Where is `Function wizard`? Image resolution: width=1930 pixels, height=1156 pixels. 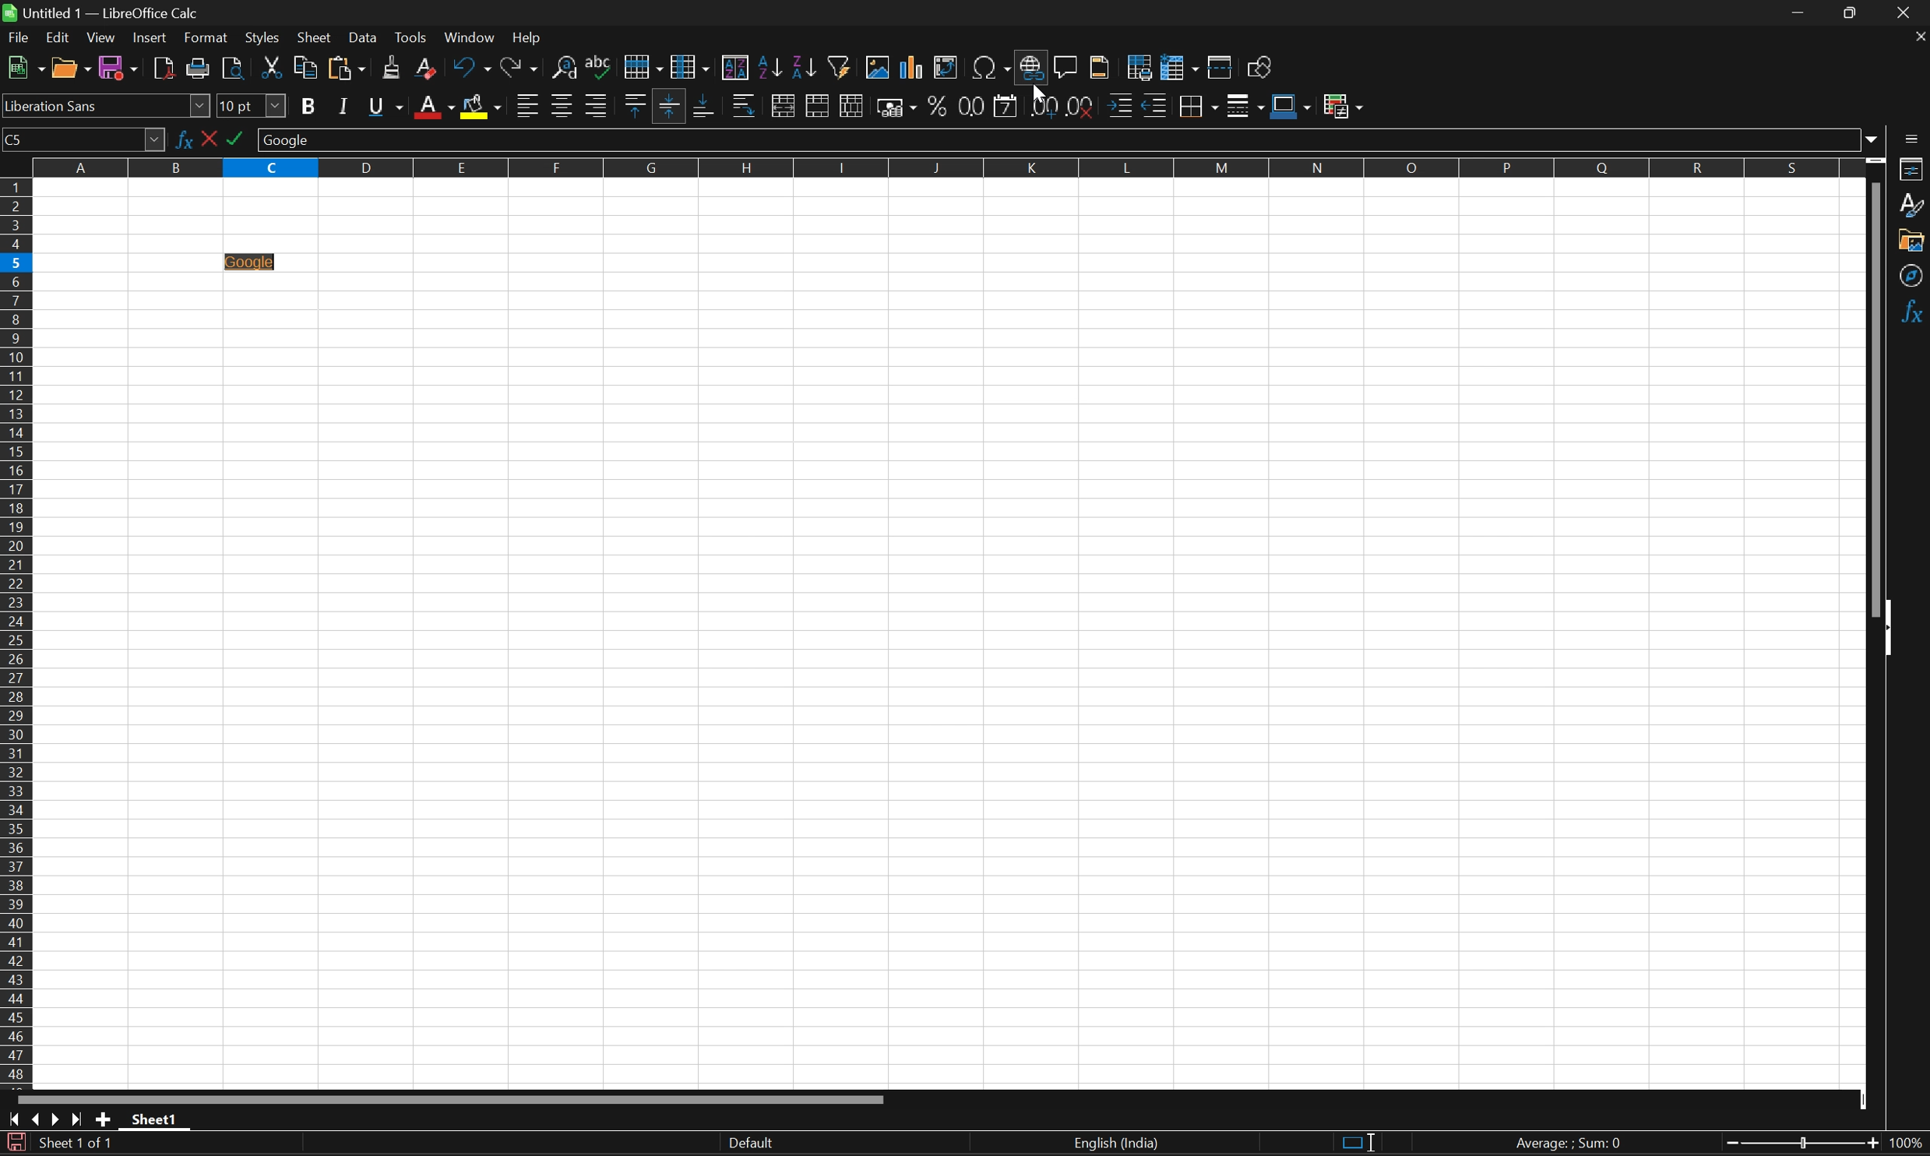 Function wizard is located at coordinates (187, 139).